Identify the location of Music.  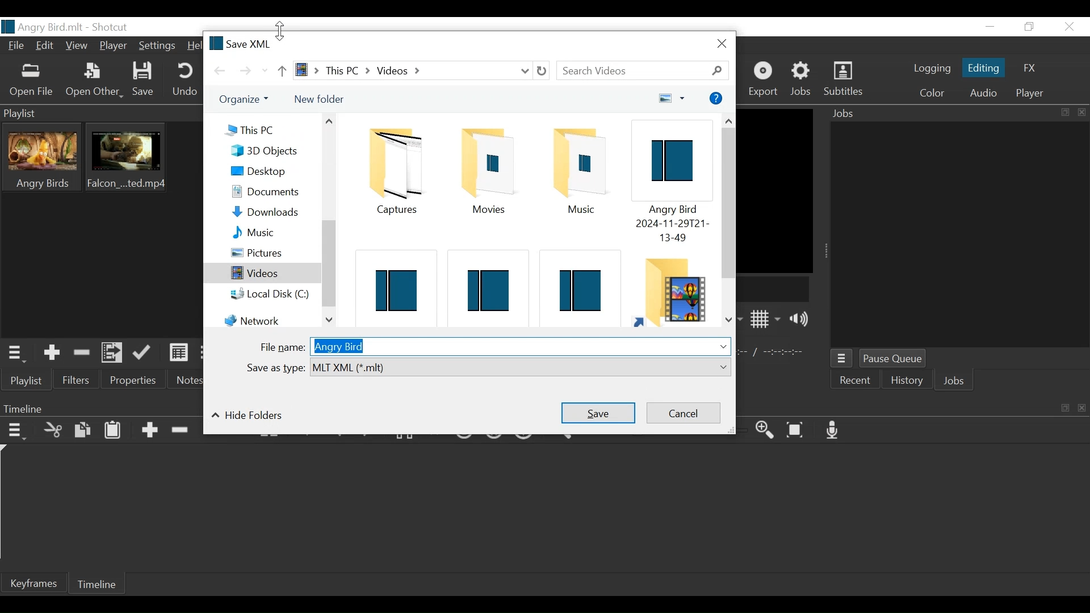
(274, 232).